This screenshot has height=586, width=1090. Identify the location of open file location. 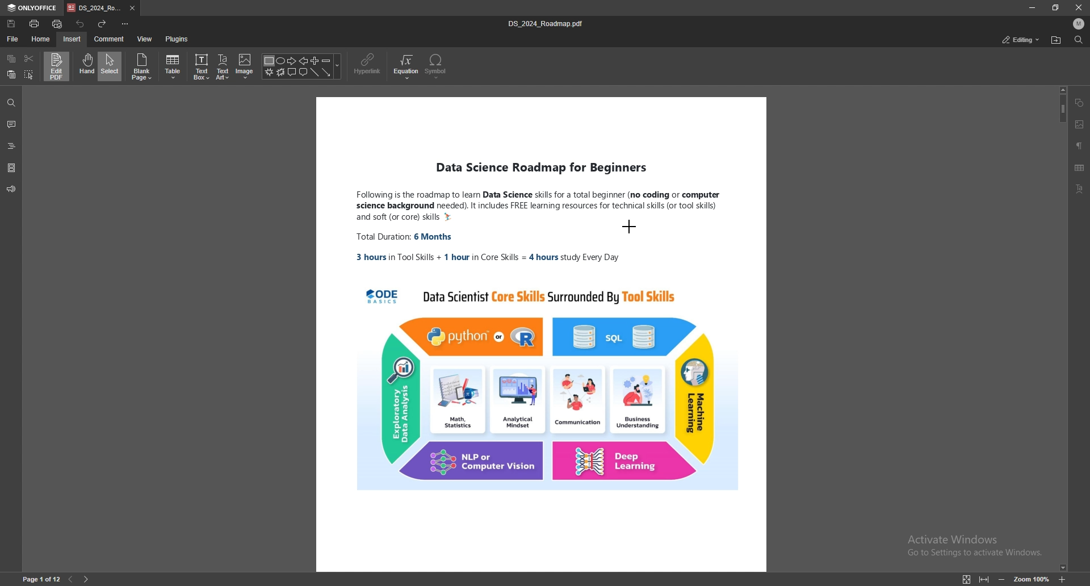
(1055, 40).